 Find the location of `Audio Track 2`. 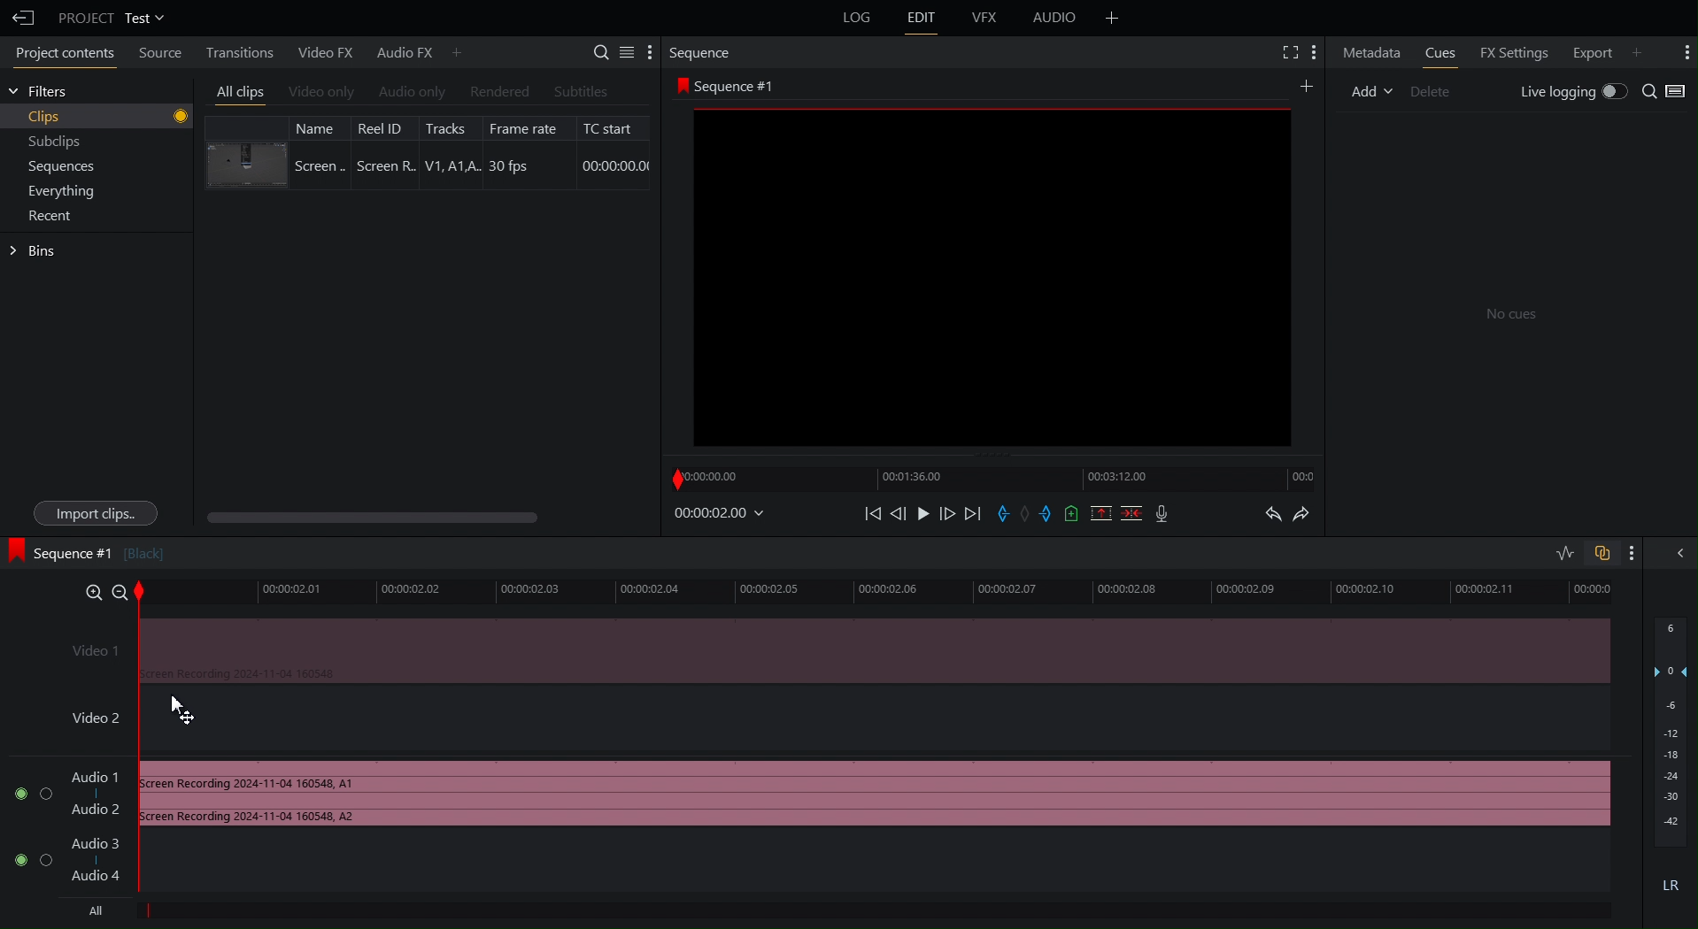

Audio Track 2 is located at coordinates (79, 864).